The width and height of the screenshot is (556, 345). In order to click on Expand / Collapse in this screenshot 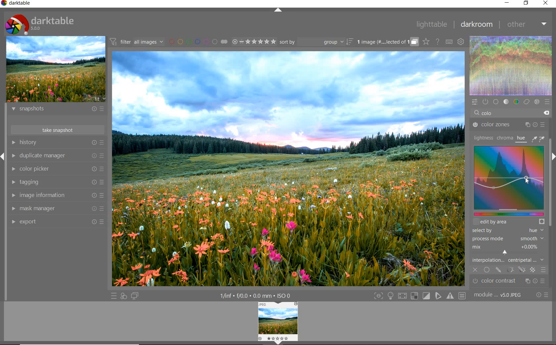, I will do `click(3, 156)`.